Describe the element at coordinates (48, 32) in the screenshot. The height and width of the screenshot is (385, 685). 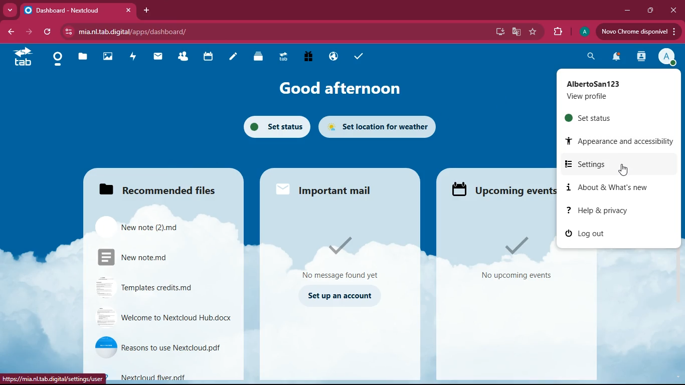
I see `refresh` at that location.